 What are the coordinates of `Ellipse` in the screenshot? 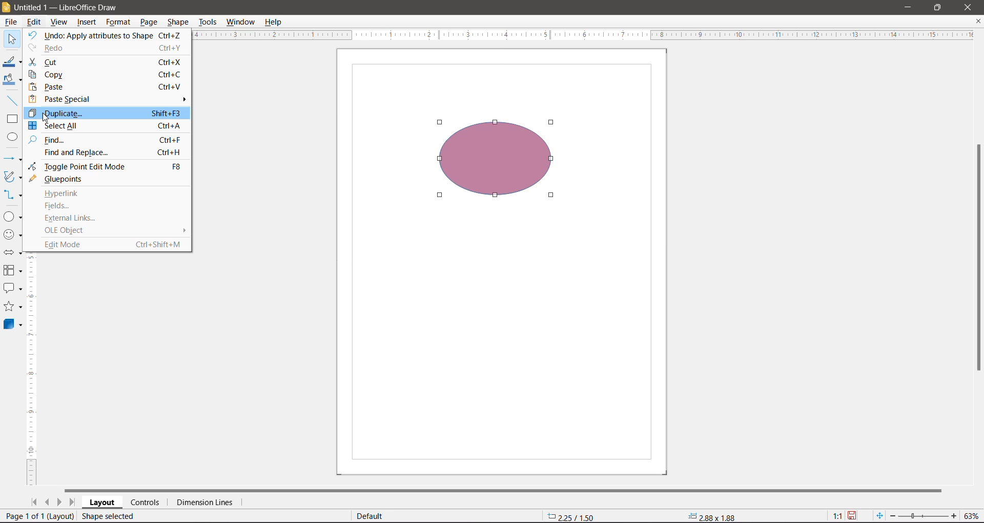 It's located at (12, 136).